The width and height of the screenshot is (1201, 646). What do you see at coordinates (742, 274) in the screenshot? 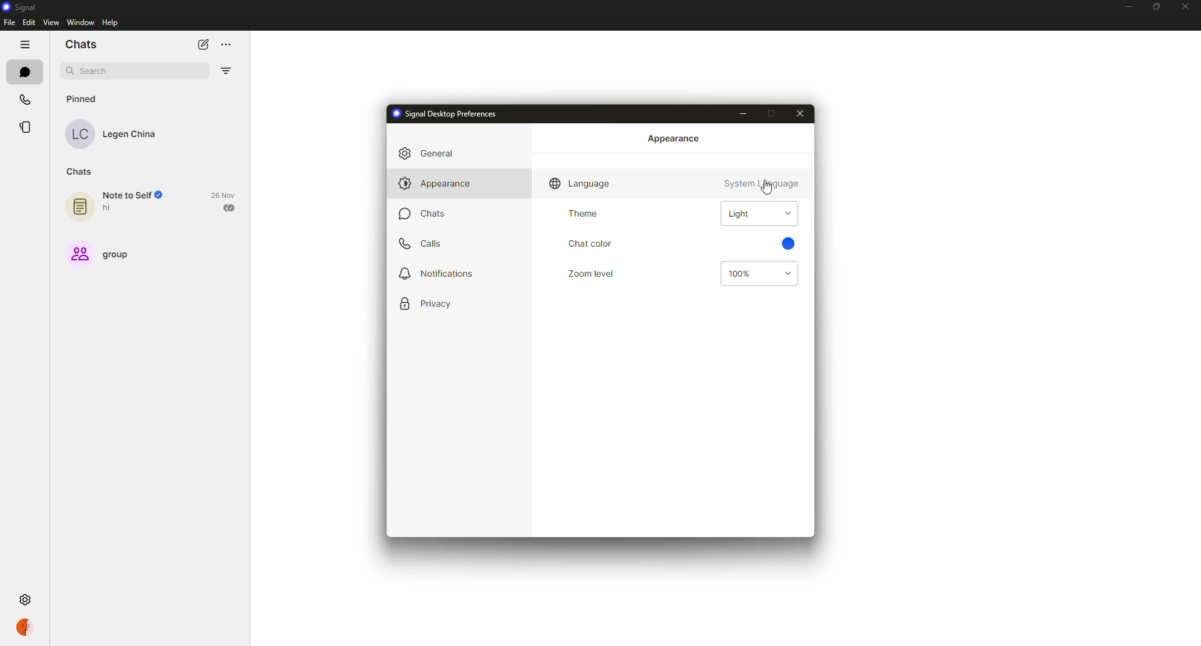
I see `100` at bounding box center [742, 274].